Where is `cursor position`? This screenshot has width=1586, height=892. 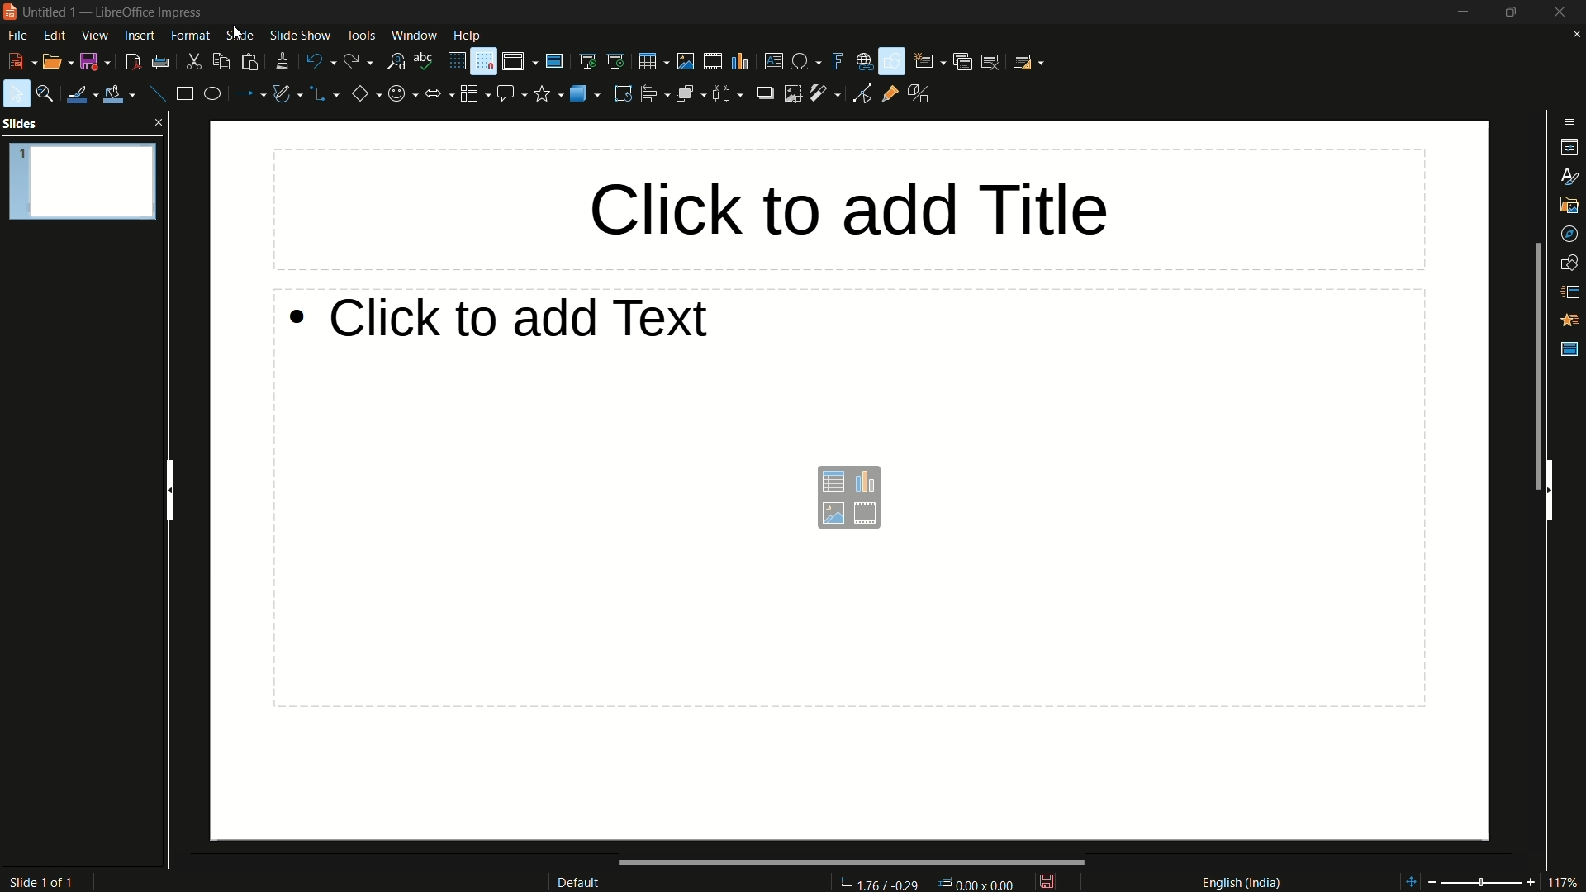 cursor position is located at coordinates (881, 883).